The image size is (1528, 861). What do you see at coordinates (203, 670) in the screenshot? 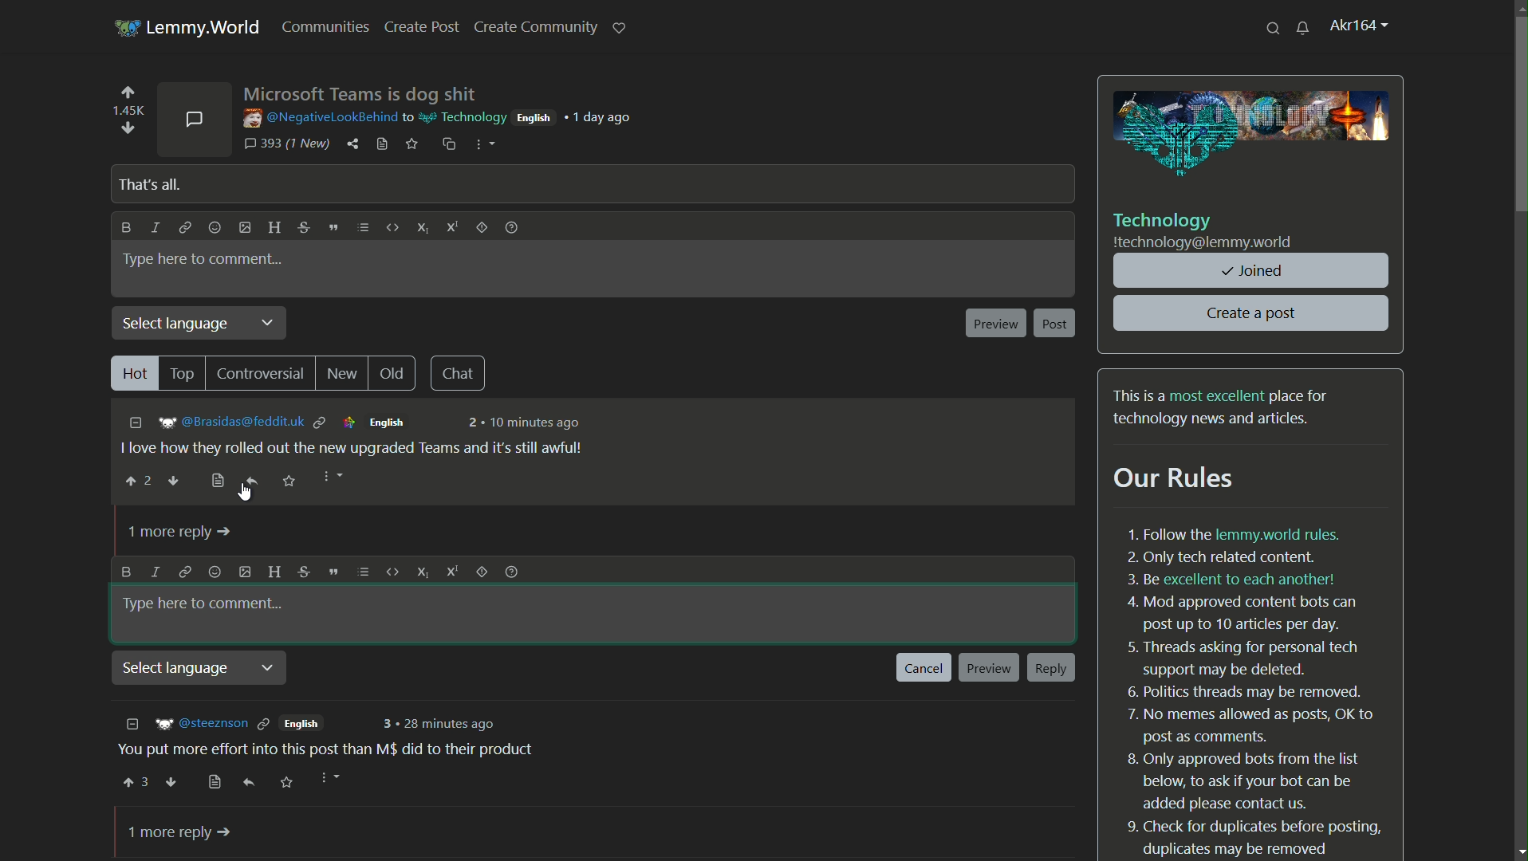
I see `select language dropdown` at bounding box center [203, 670].